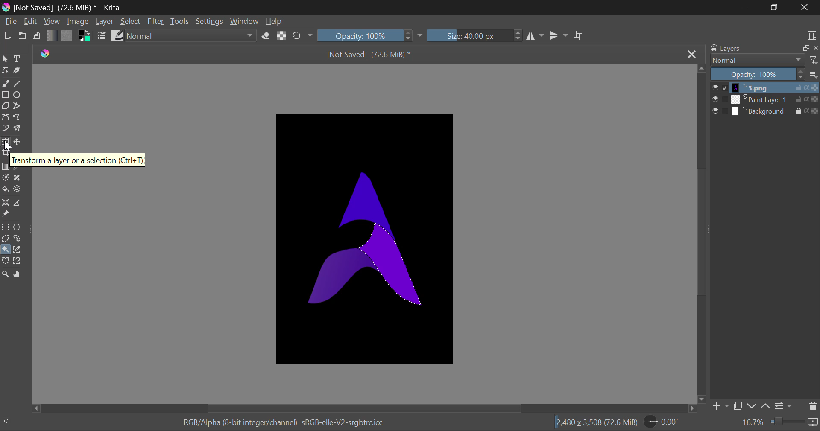  What do you see at coordinates (5, 59) in the screenshot?
I see `Select` at bounding box center [5, 59].